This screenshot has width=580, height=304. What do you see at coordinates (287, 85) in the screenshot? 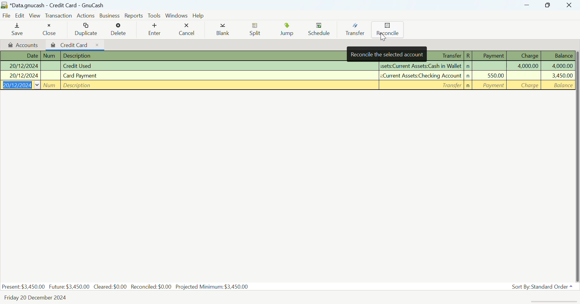
I see `New Transaction Field` at bounding box center [287, 85].